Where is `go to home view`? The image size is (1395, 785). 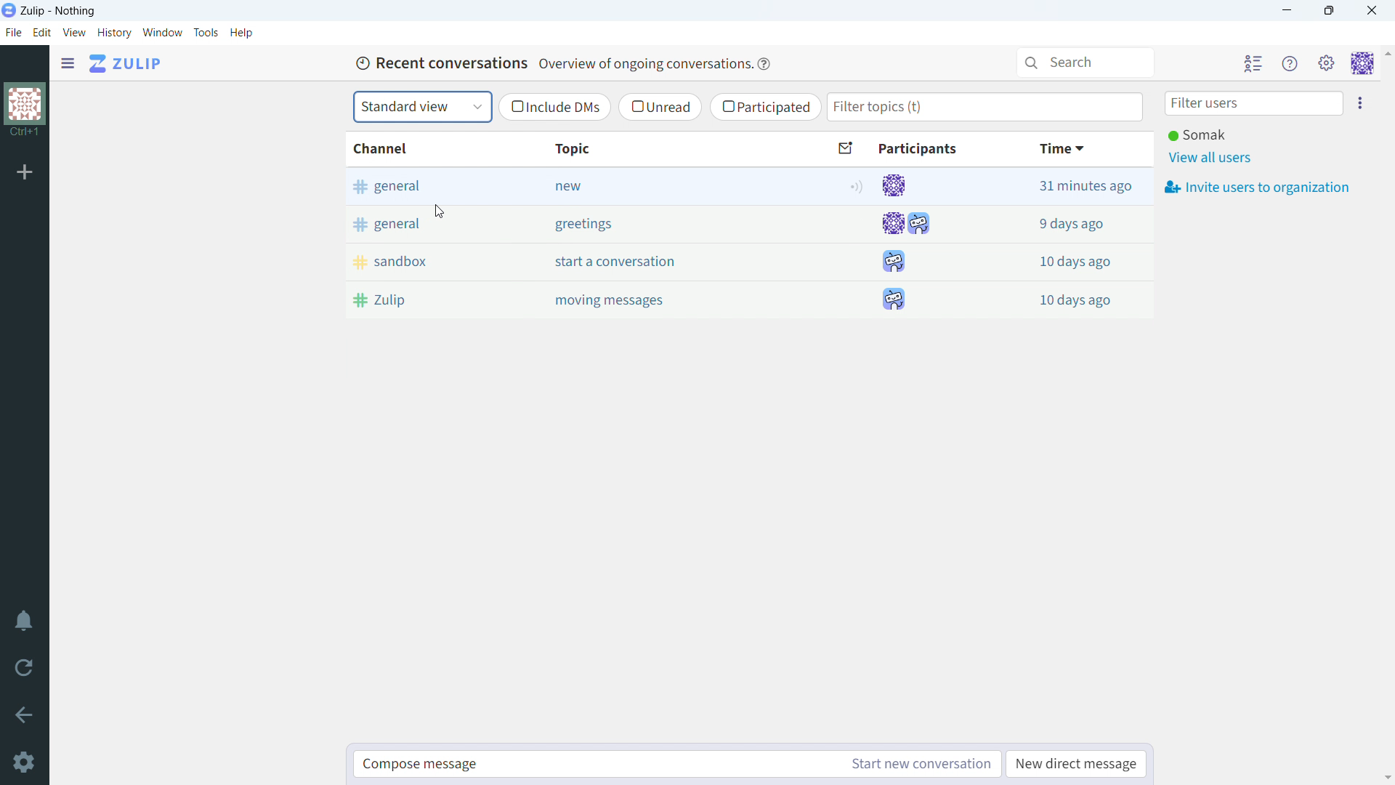 go to home view is located at coordinates (128, 63).